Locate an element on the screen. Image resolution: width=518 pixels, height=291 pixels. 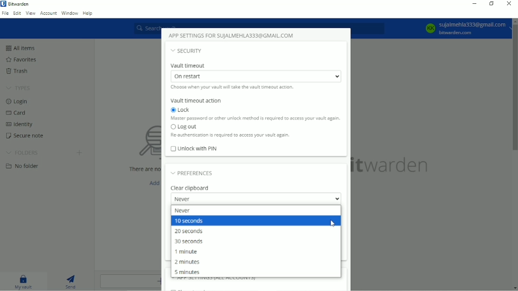
 Choose when your vault will take the vault timeout action. is located at coordinates (231, 87).